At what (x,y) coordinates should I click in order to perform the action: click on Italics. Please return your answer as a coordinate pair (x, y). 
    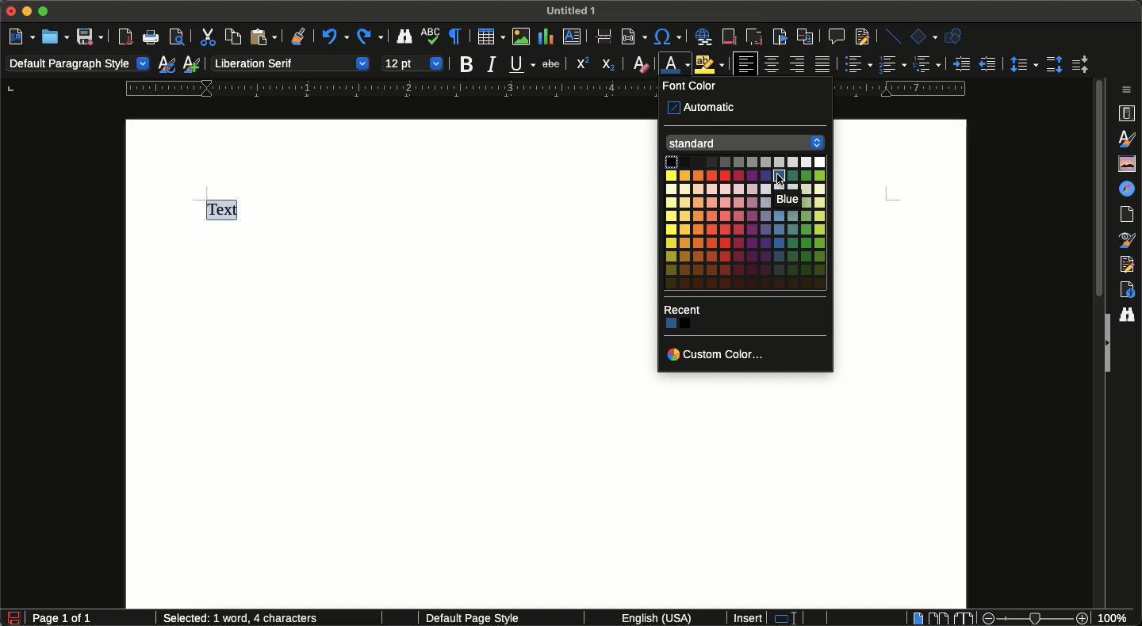
    Looking at the image, I should click on (492, 65).